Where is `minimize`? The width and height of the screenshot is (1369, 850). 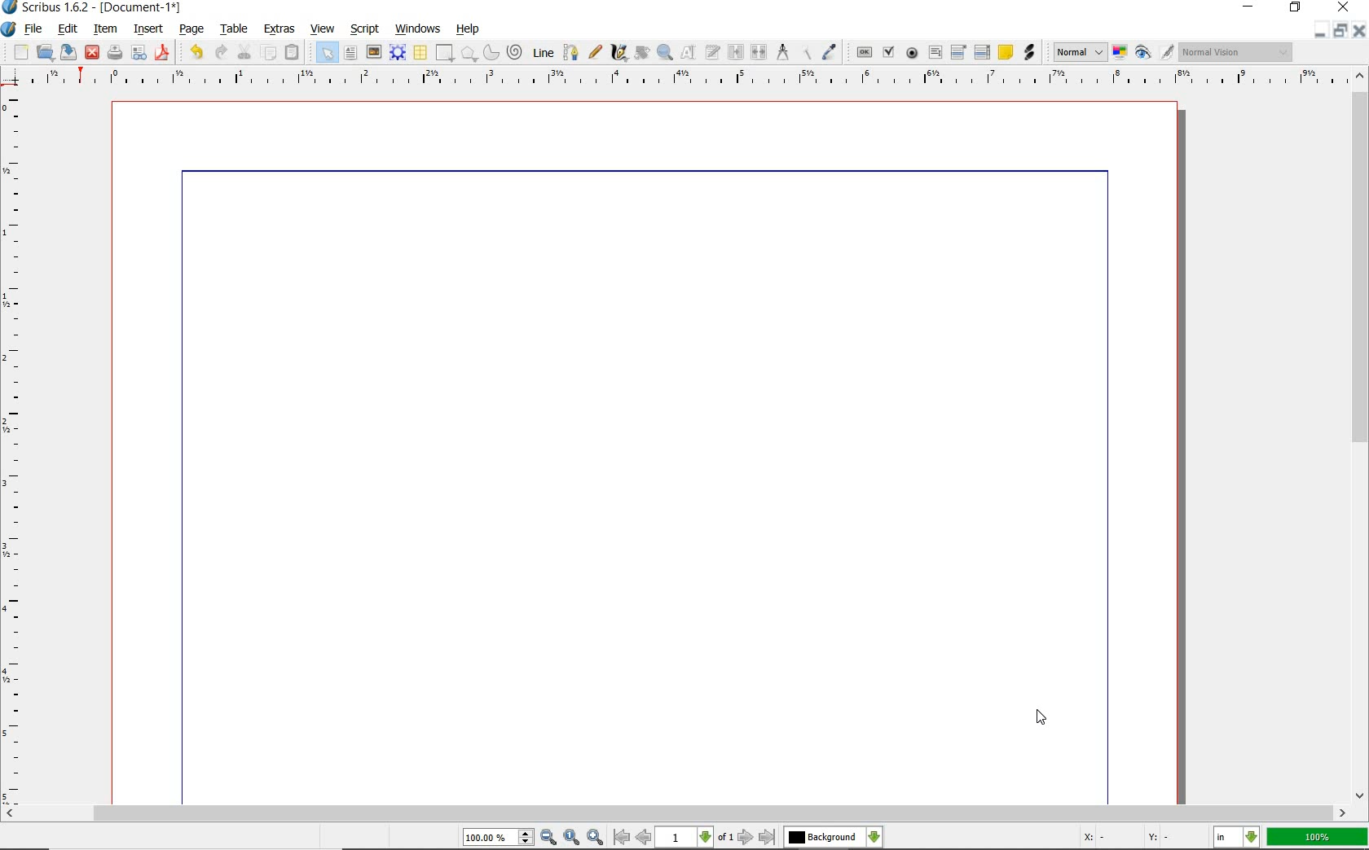
minimize is located at coordinates (1322, 30).